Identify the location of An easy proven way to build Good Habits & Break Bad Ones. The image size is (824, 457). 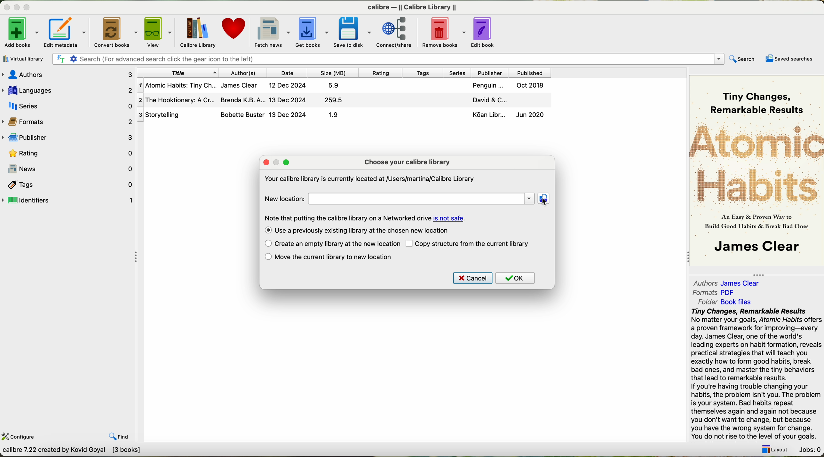
(755, 224).